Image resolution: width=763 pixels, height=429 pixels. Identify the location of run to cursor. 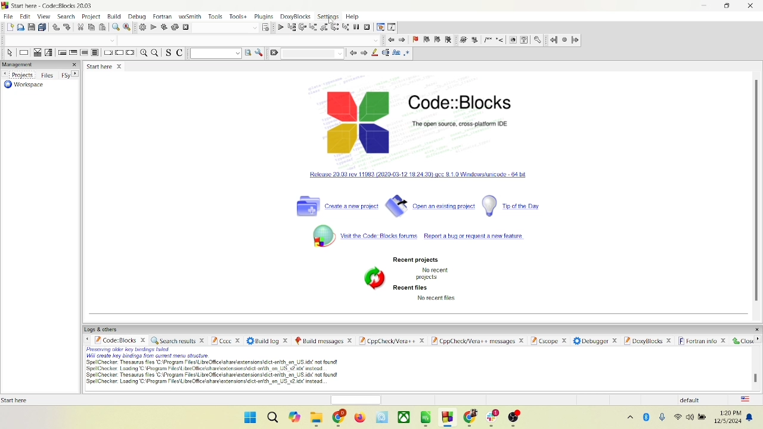
(292, 27).